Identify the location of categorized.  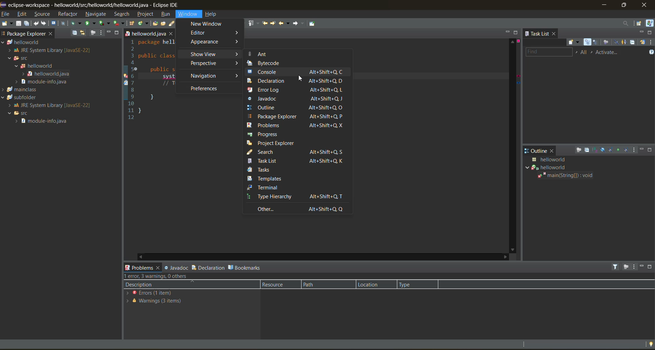
(588, 41).